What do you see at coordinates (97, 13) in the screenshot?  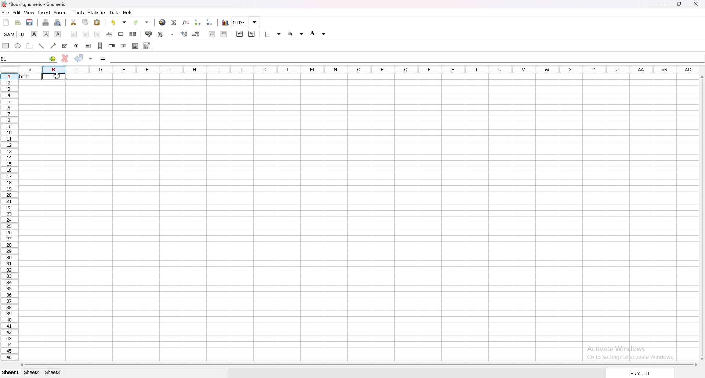 I see `statistics` at bounding box center [97, 13].